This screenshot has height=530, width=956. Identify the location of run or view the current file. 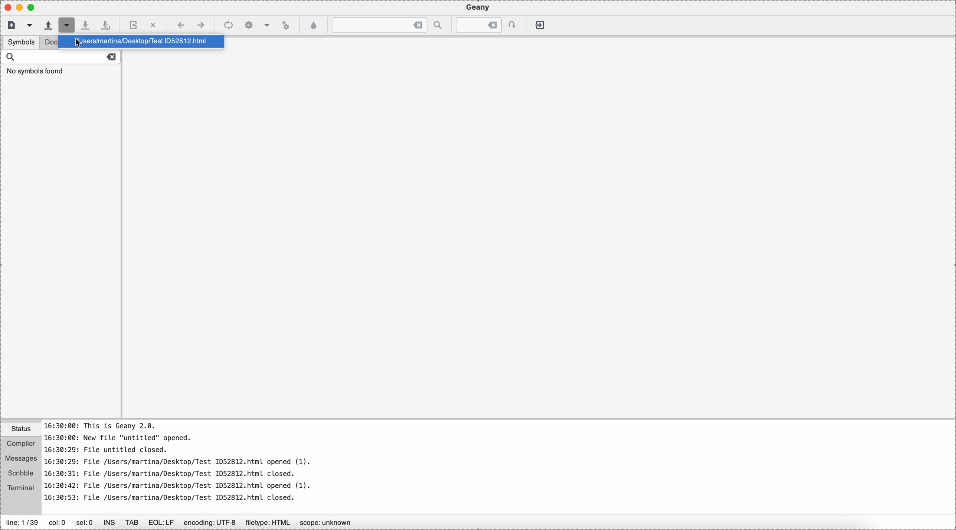
(285, 26).